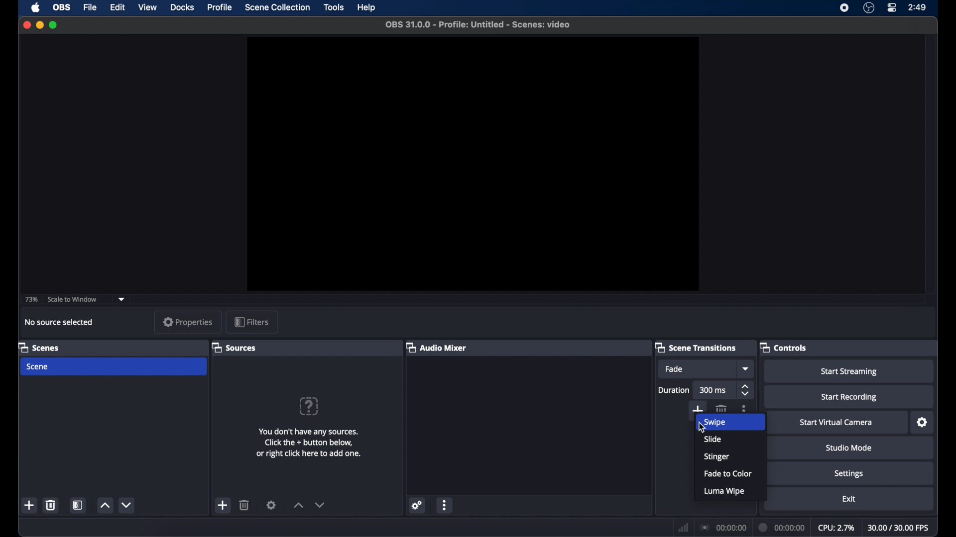  Describe the element at coordinates (675, 369) in the screenshot. I see `fade` at that location.